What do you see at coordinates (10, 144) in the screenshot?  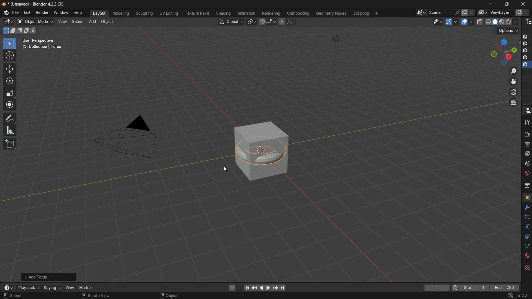 I see `add cube` at bounding box center [10, 144].